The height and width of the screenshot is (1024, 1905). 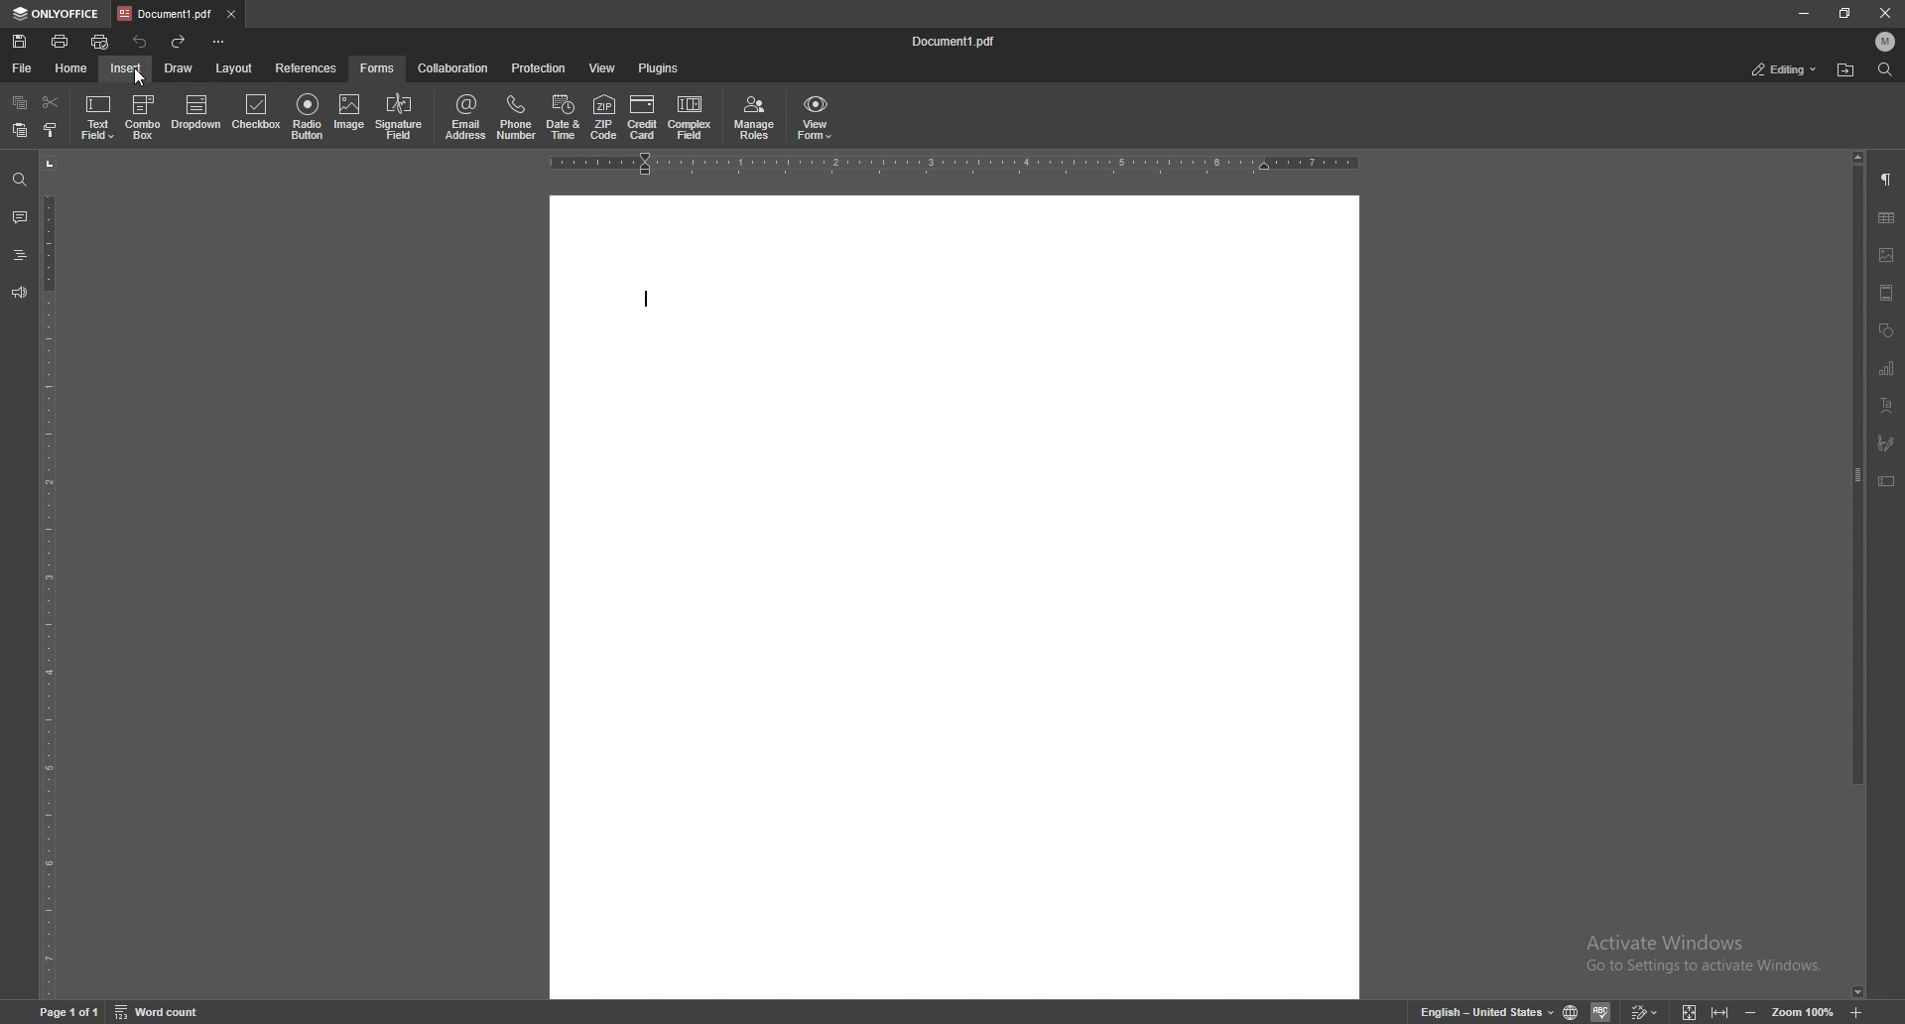 What do you see at coordinates (660, 68) in the screenshot?
I see `plugins` at bounding box center [660, 68].